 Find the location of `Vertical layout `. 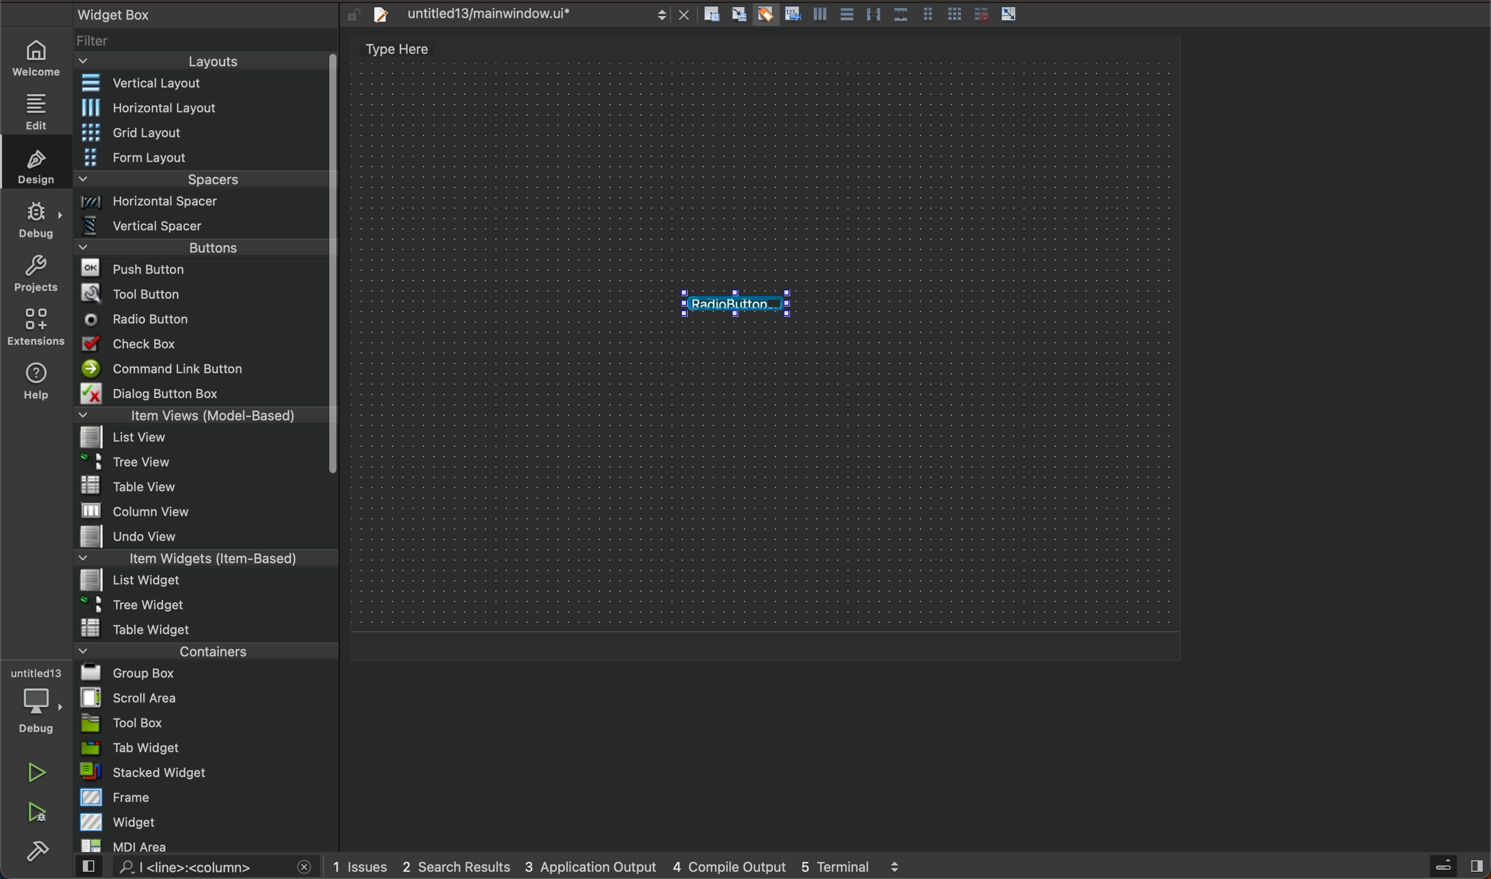

Vertical layout  is located at coordinates (203, 84).